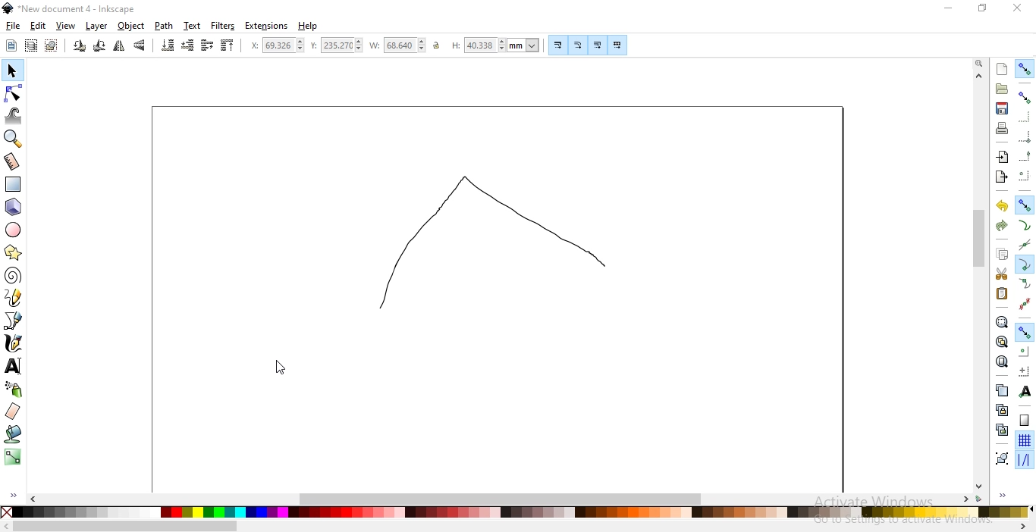 The image size is (1036, 532). Describe the element at coordinates (206, 45) in the screenshot. I see `raise selection one step` at that location.